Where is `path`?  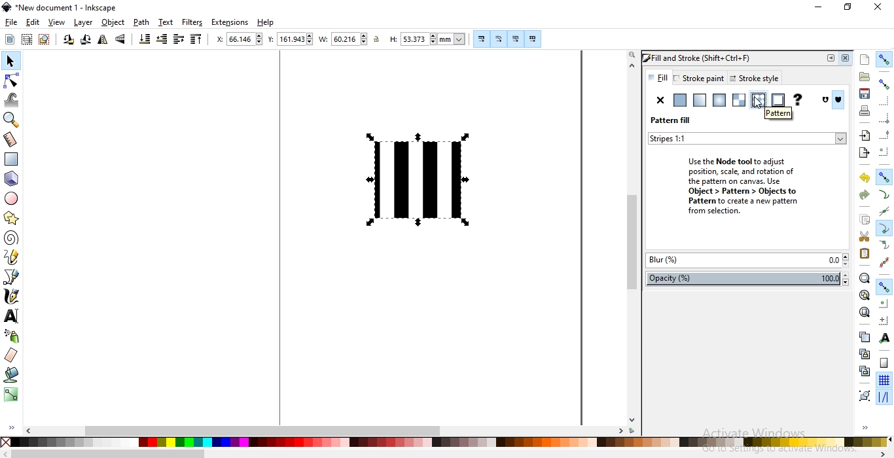
path is located at coordinates (141, 22).